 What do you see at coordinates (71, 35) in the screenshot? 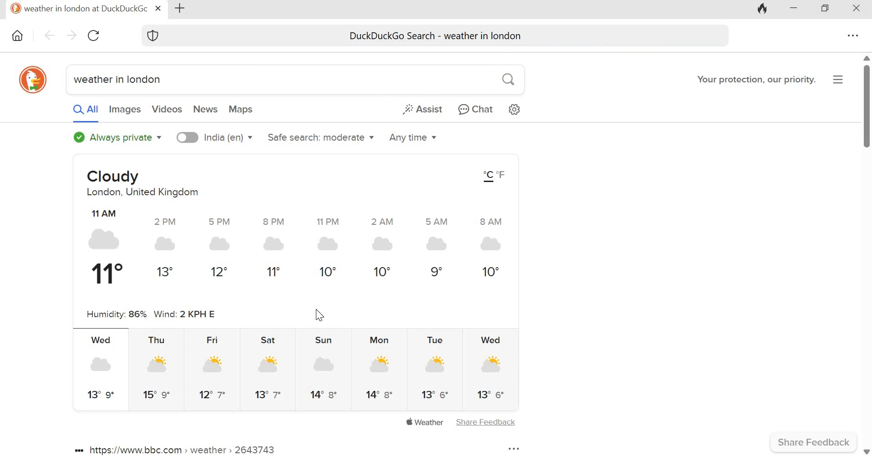
I see `Go forward one pafe` at bounding box center [71, 35].